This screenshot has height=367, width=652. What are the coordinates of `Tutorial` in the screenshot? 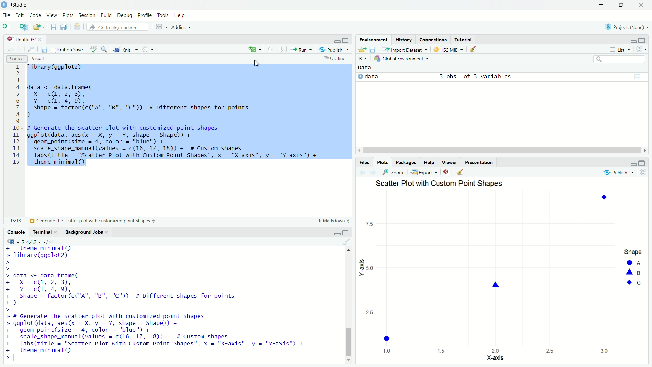 It's located at (463, 39).